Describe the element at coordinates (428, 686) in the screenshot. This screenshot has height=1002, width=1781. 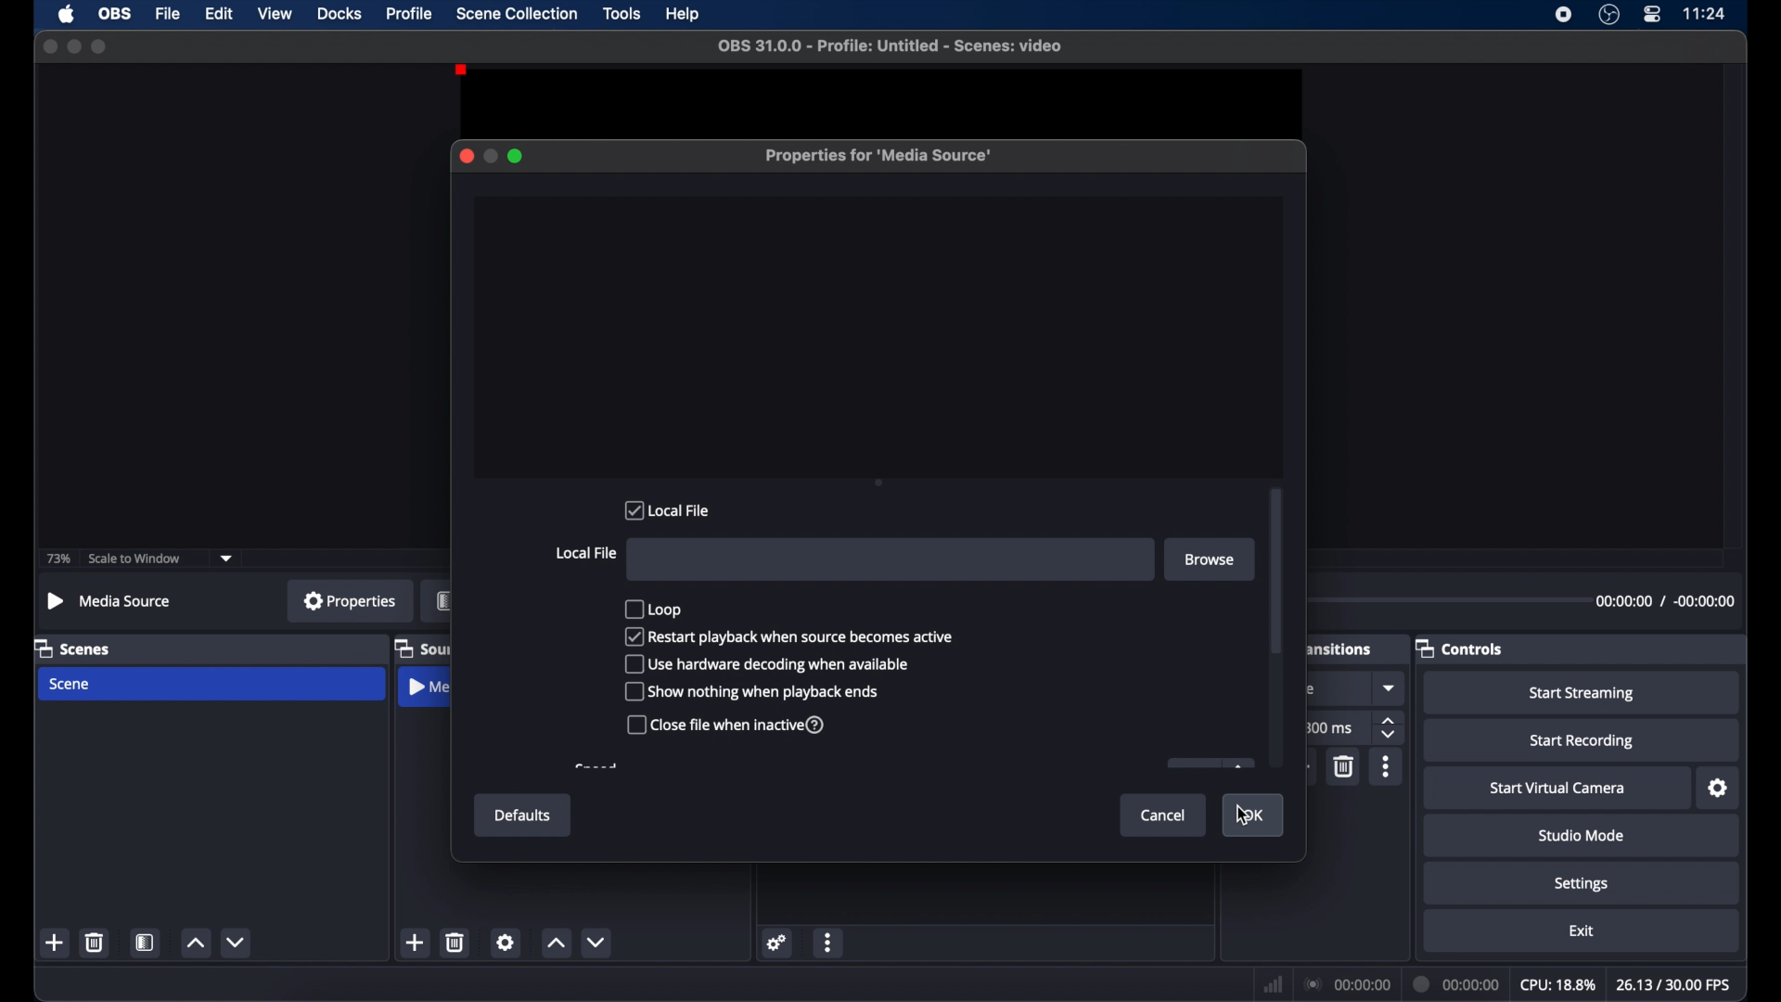
I see `media source` at that location.